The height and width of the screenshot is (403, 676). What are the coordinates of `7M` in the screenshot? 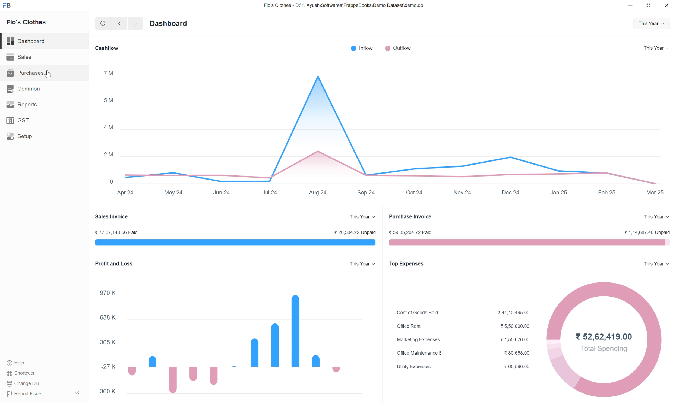 It's located at (108, 73).